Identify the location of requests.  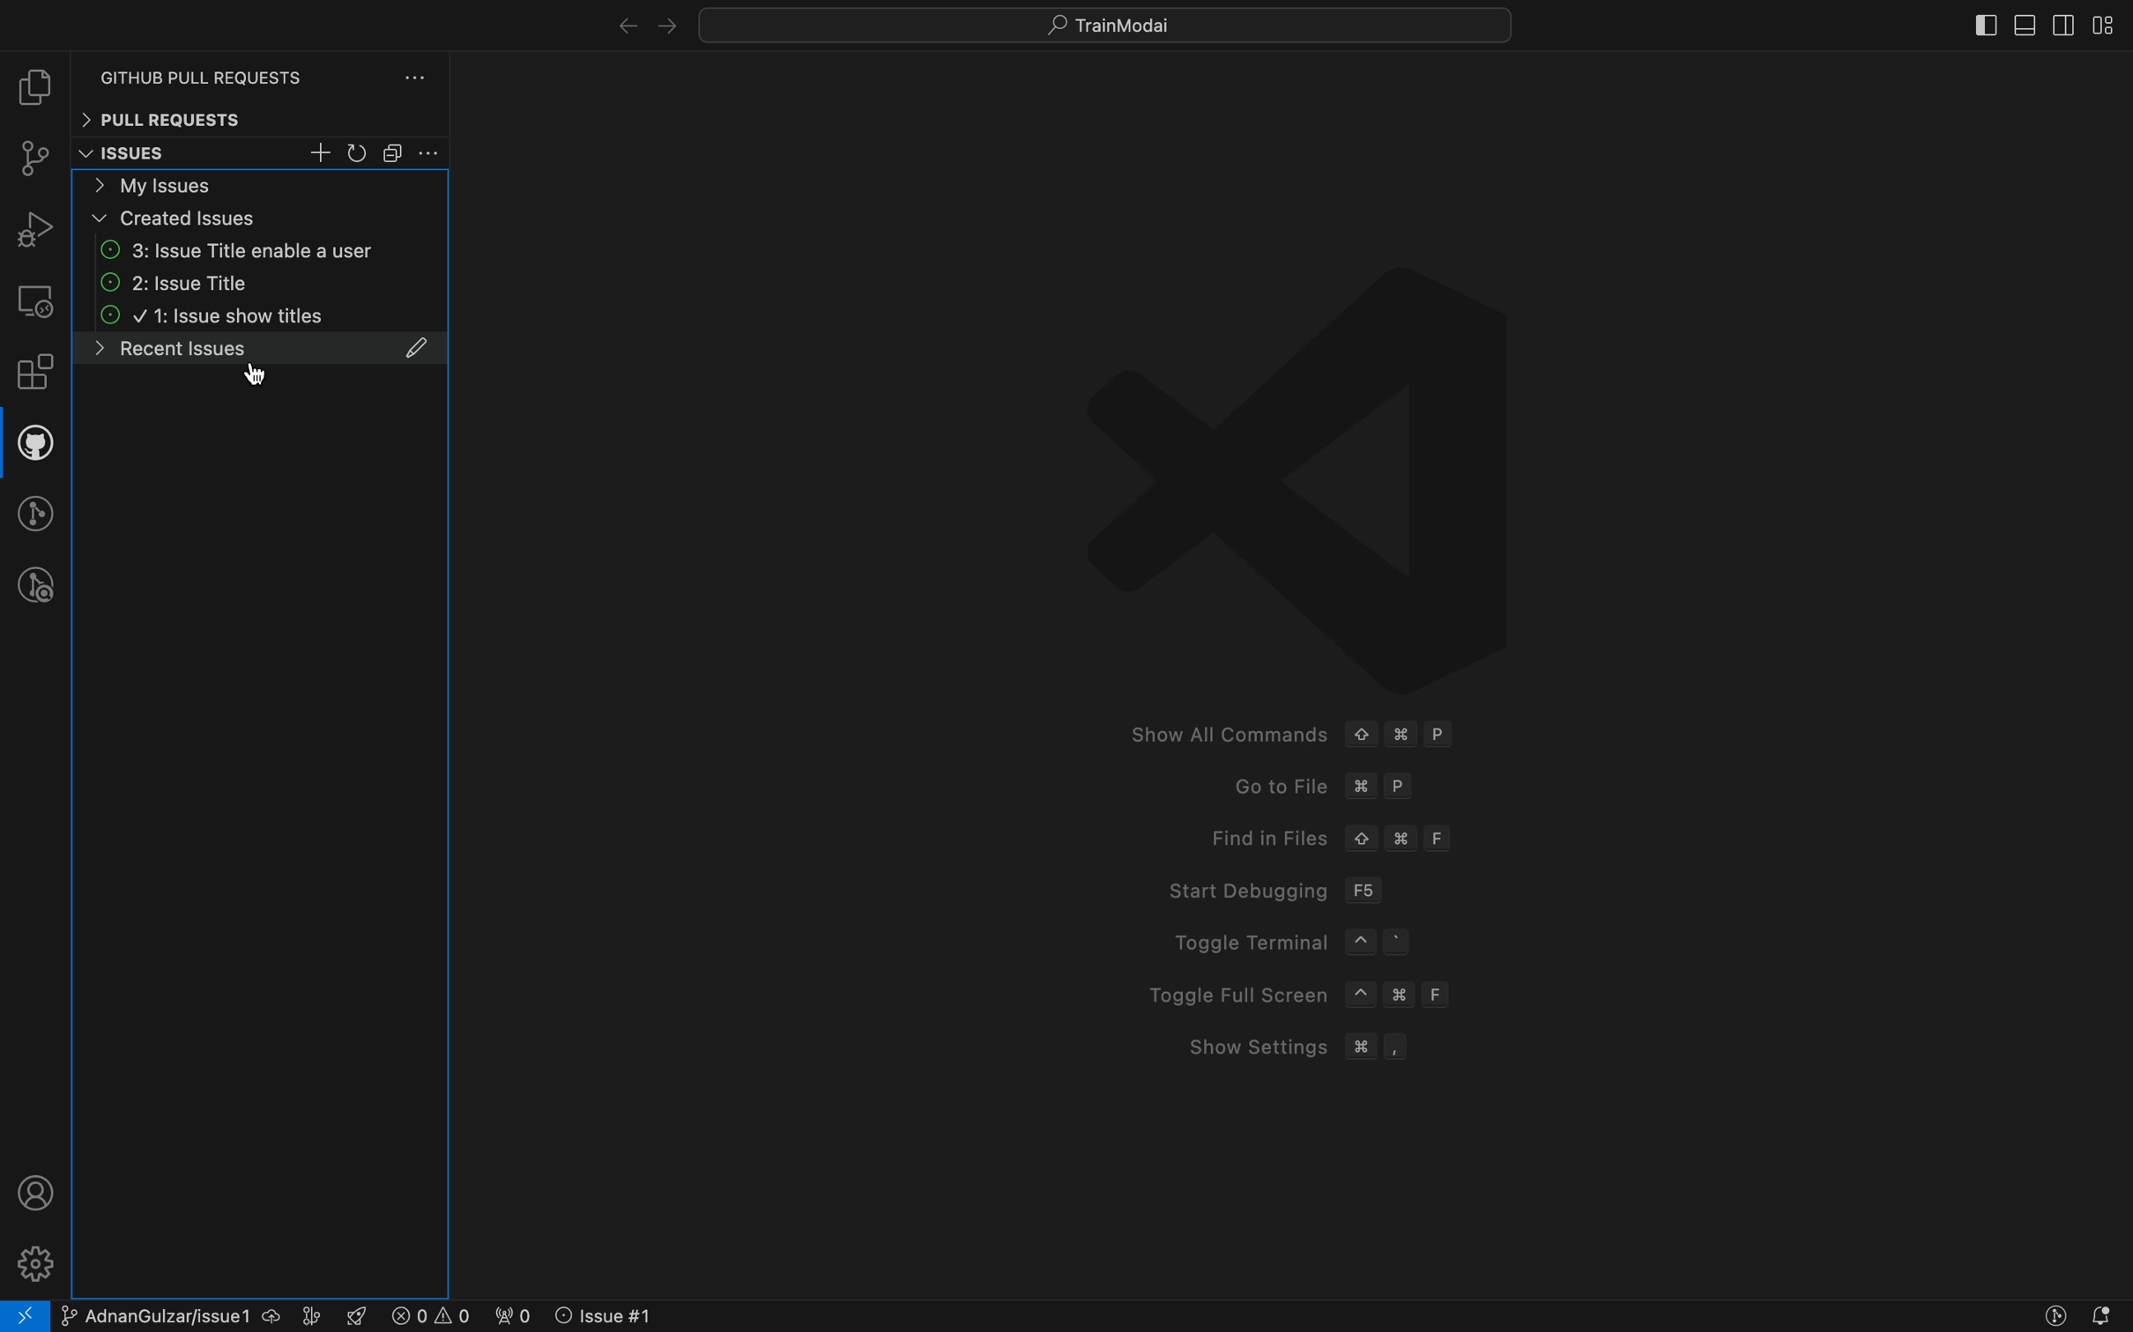
(267, 68).